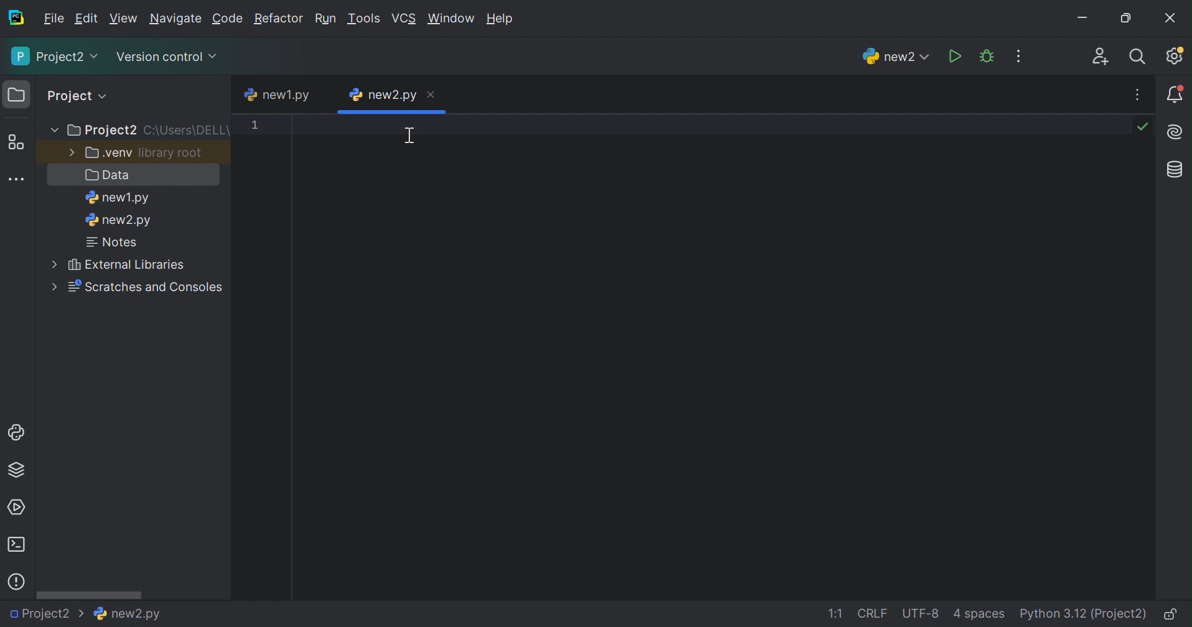  What do you see at coordinates (86, 19) in the screenshot?
I see `Edit` at bounding box center [86, 19].